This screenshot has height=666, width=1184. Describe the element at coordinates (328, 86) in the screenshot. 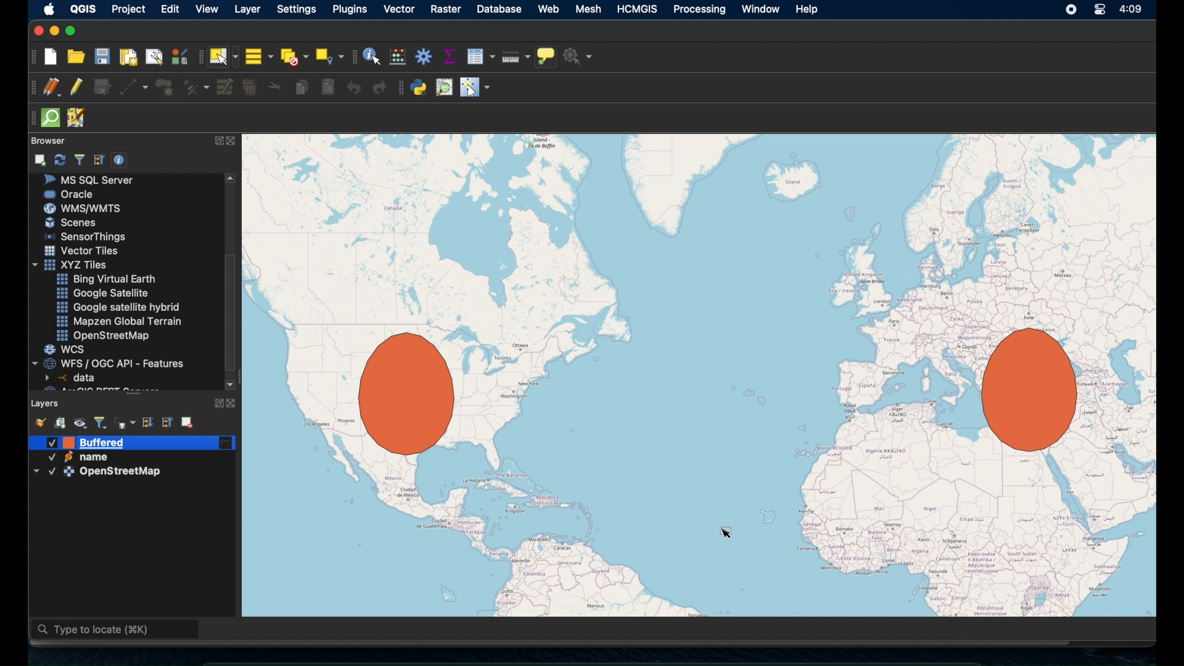

I see `paste features` at that location.